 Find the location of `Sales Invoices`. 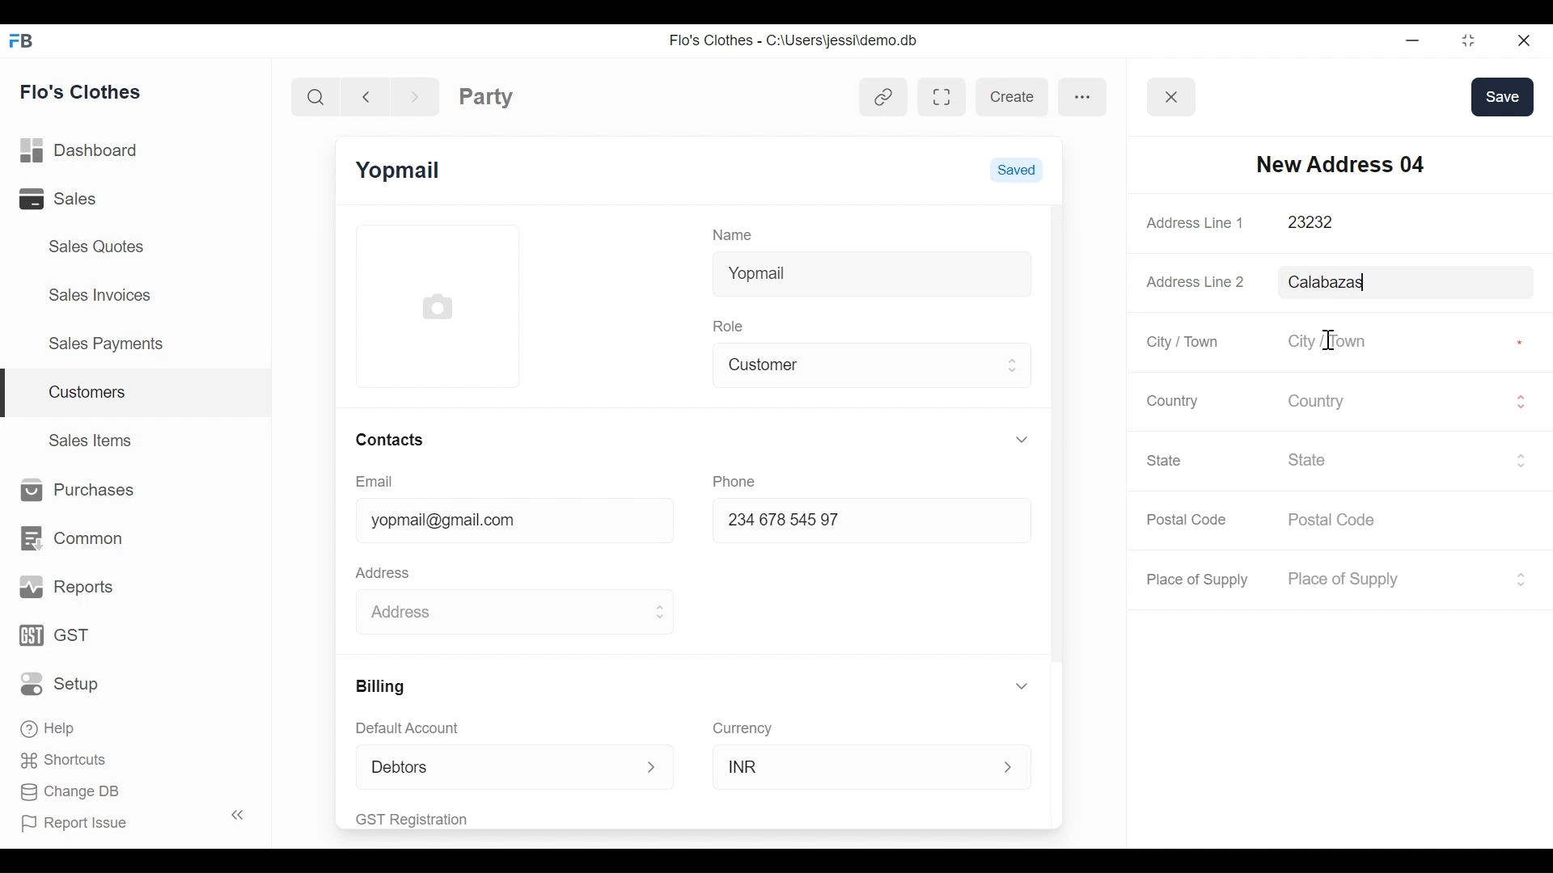

Sales Invoices is located at coordinates (102, 293).